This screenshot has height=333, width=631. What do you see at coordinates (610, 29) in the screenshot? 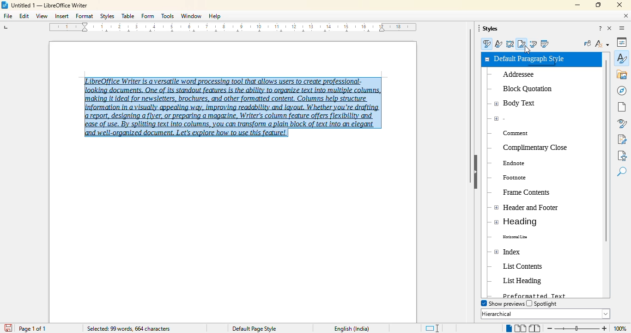
I see `close sidebar deck` at bounding box center [610, 29].